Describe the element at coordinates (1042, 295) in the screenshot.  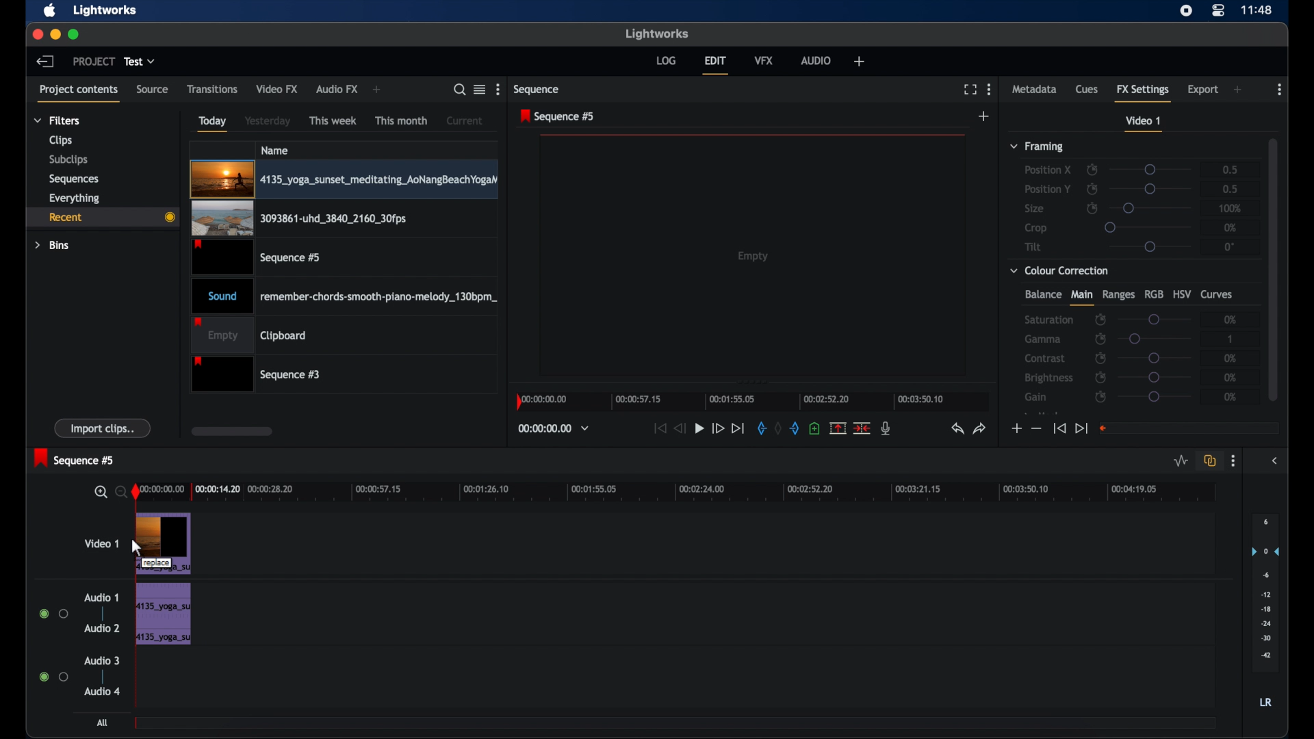
I see `balance` at that location.